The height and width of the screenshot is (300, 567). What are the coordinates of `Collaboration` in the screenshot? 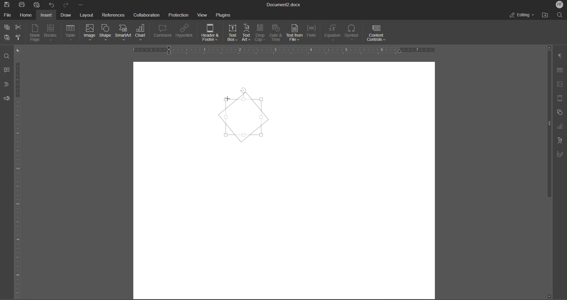 It's located at (146, 14).